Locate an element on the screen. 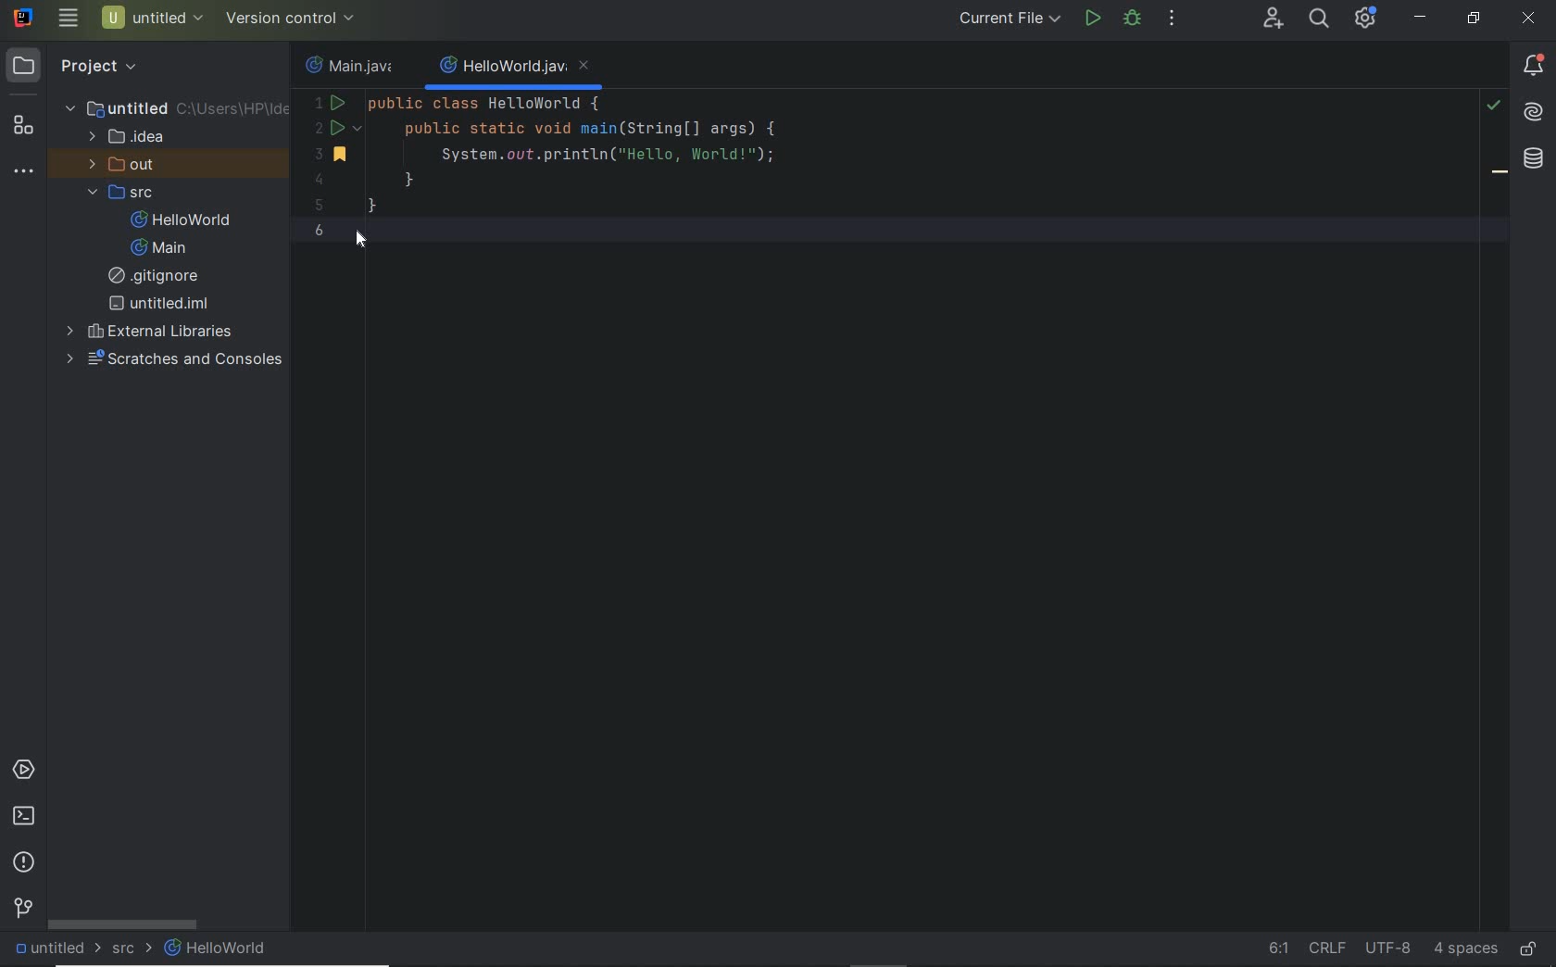 Image resolution: width=1556 pixels, height=967 pixels. scratches and consoles is located at coordinates (175, 360).